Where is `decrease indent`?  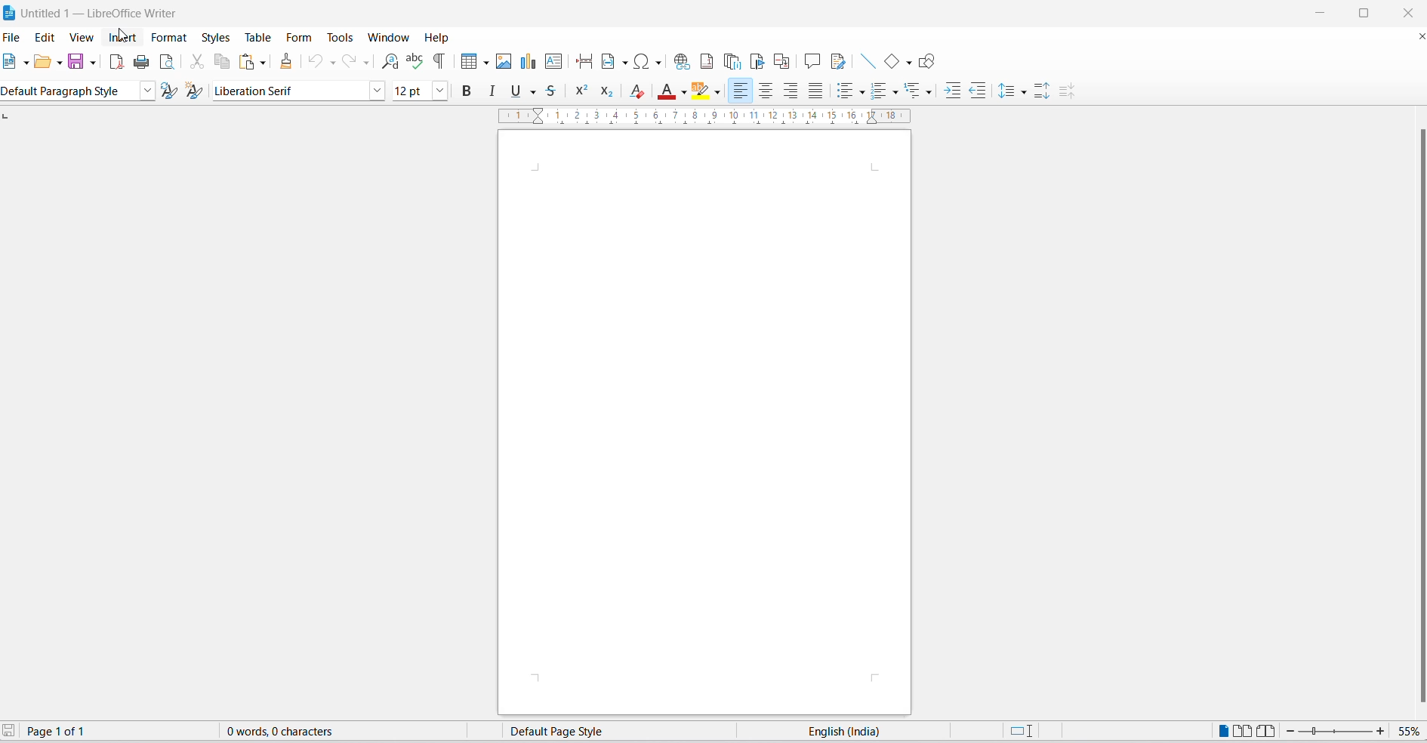 decrease indent is located at coordinates (977, 91).